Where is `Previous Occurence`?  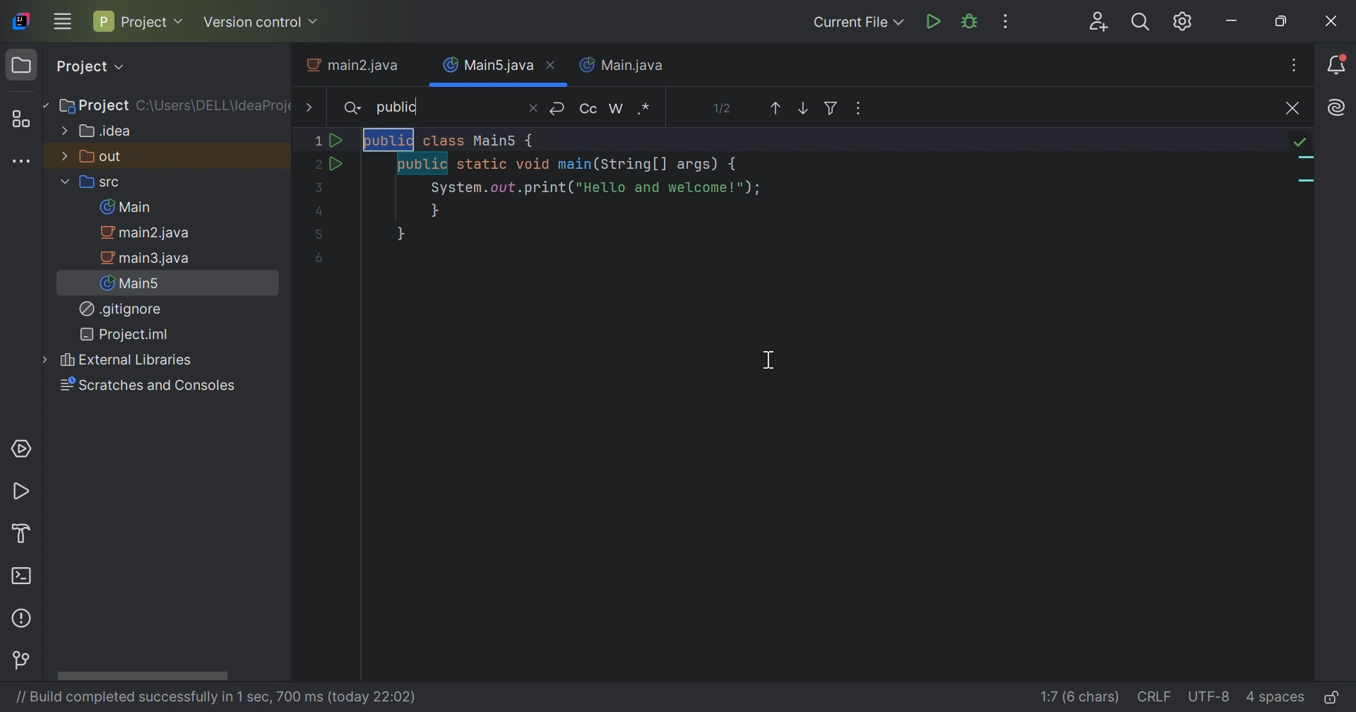
Previous Occurence is located at coordinates (779, 109).